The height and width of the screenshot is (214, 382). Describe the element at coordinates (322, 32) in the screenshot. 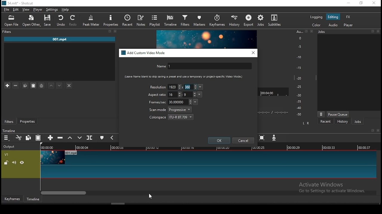

I see `jobs` at that location.